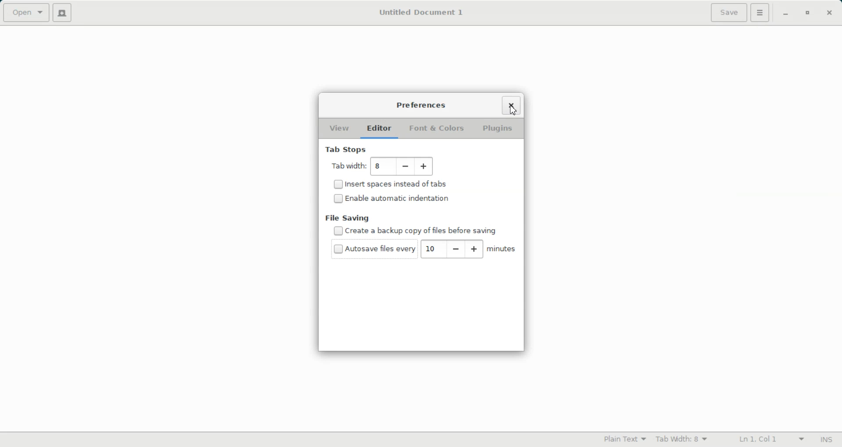 Image resolution: width=842 pixels, height=447 pixels. I want to click on File Saving, so click(348, 218).